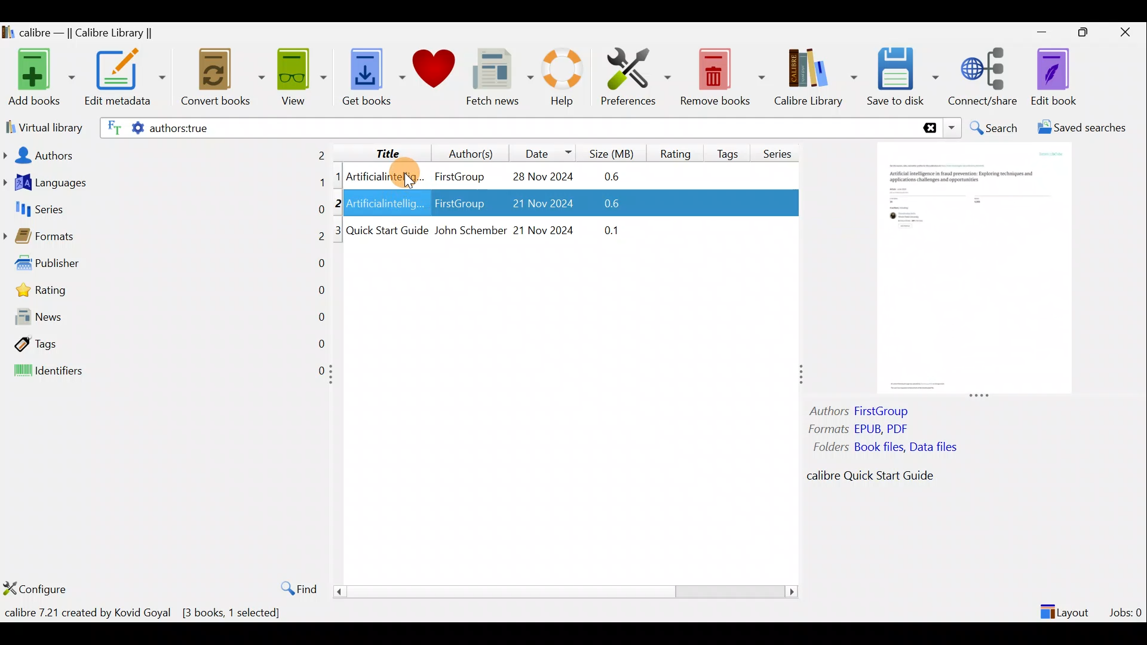 Image resolution: width=1147 pixels, height=645 pixels. I want to click on Folder: Book files, Data Files, so click(890, 449).